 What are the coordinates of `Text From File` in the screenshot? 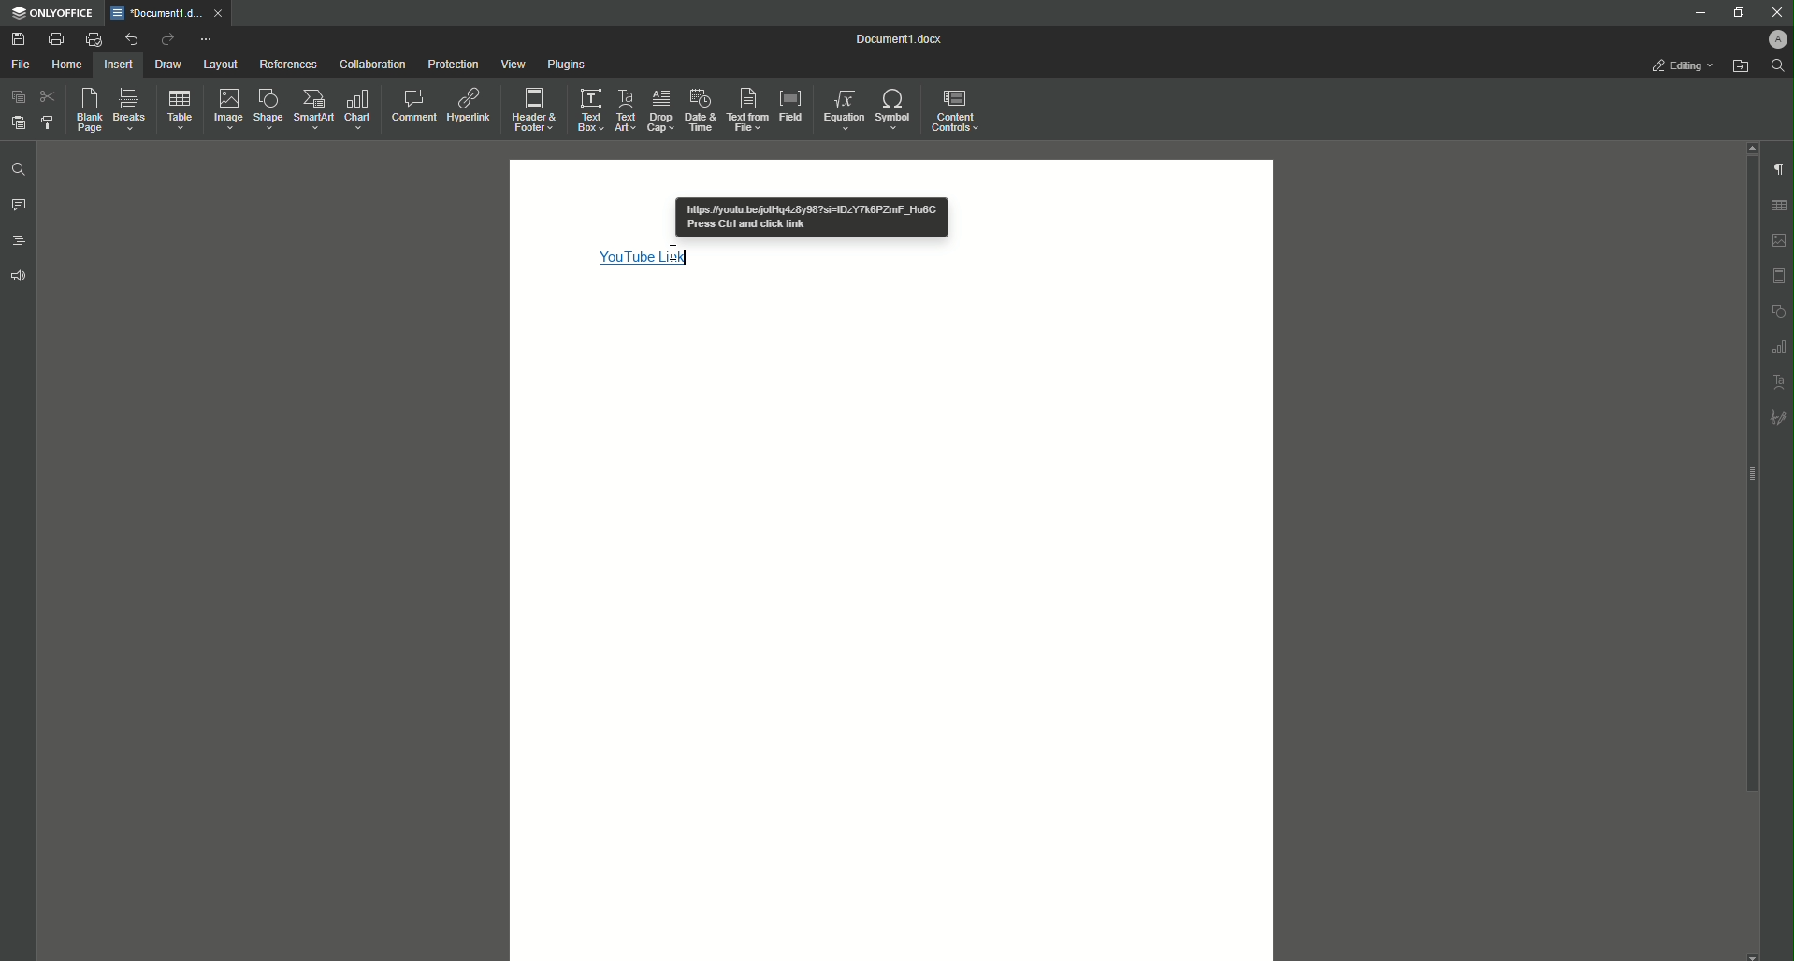 It's located at (747, 108).